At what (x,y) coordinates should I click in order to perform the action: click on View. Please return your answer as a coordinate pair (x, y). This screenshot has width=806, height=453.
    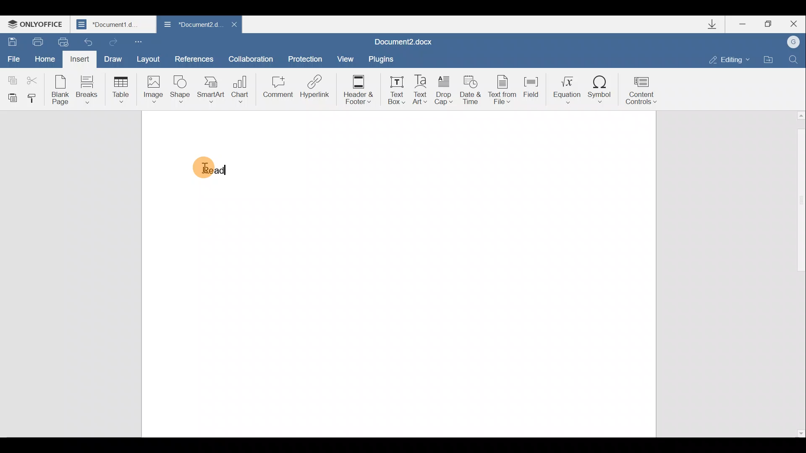
    Looking at the image, I should click on (343, 58).